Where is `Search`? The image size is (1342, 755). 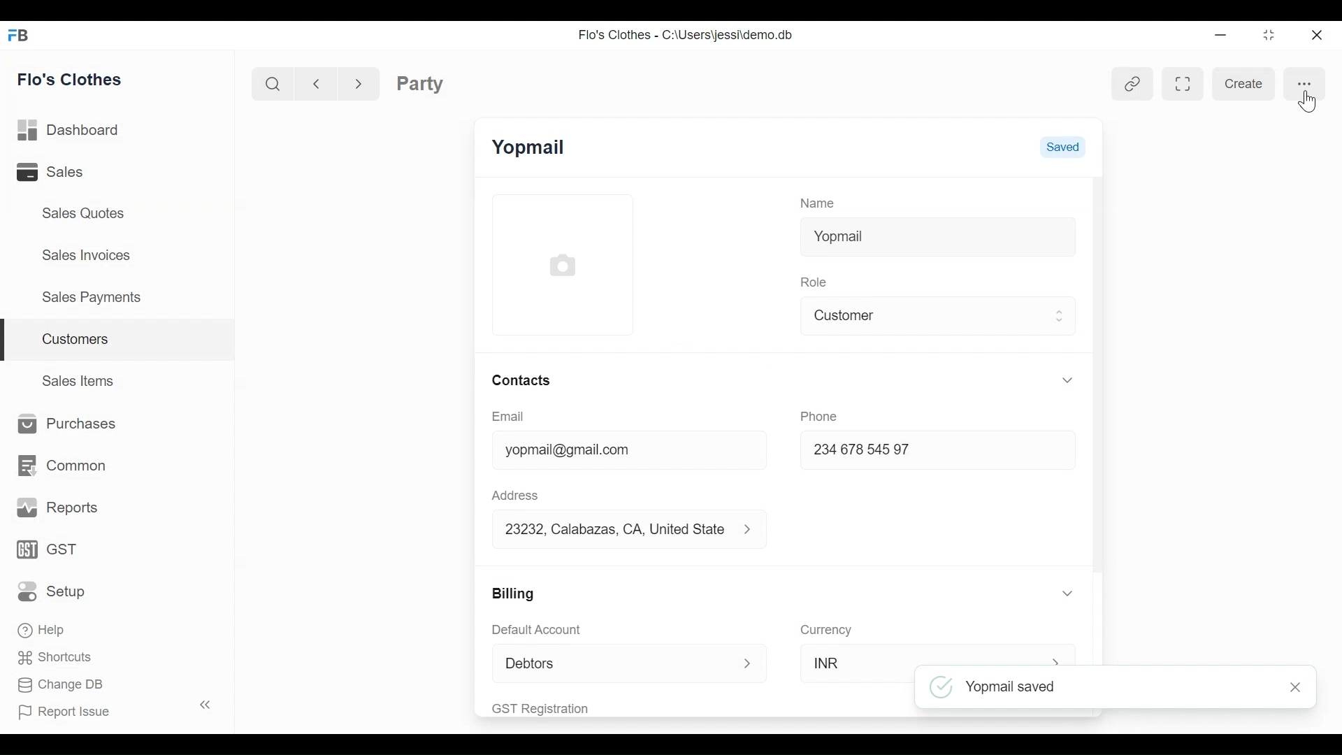
Search is located at coordinates (275, 83).